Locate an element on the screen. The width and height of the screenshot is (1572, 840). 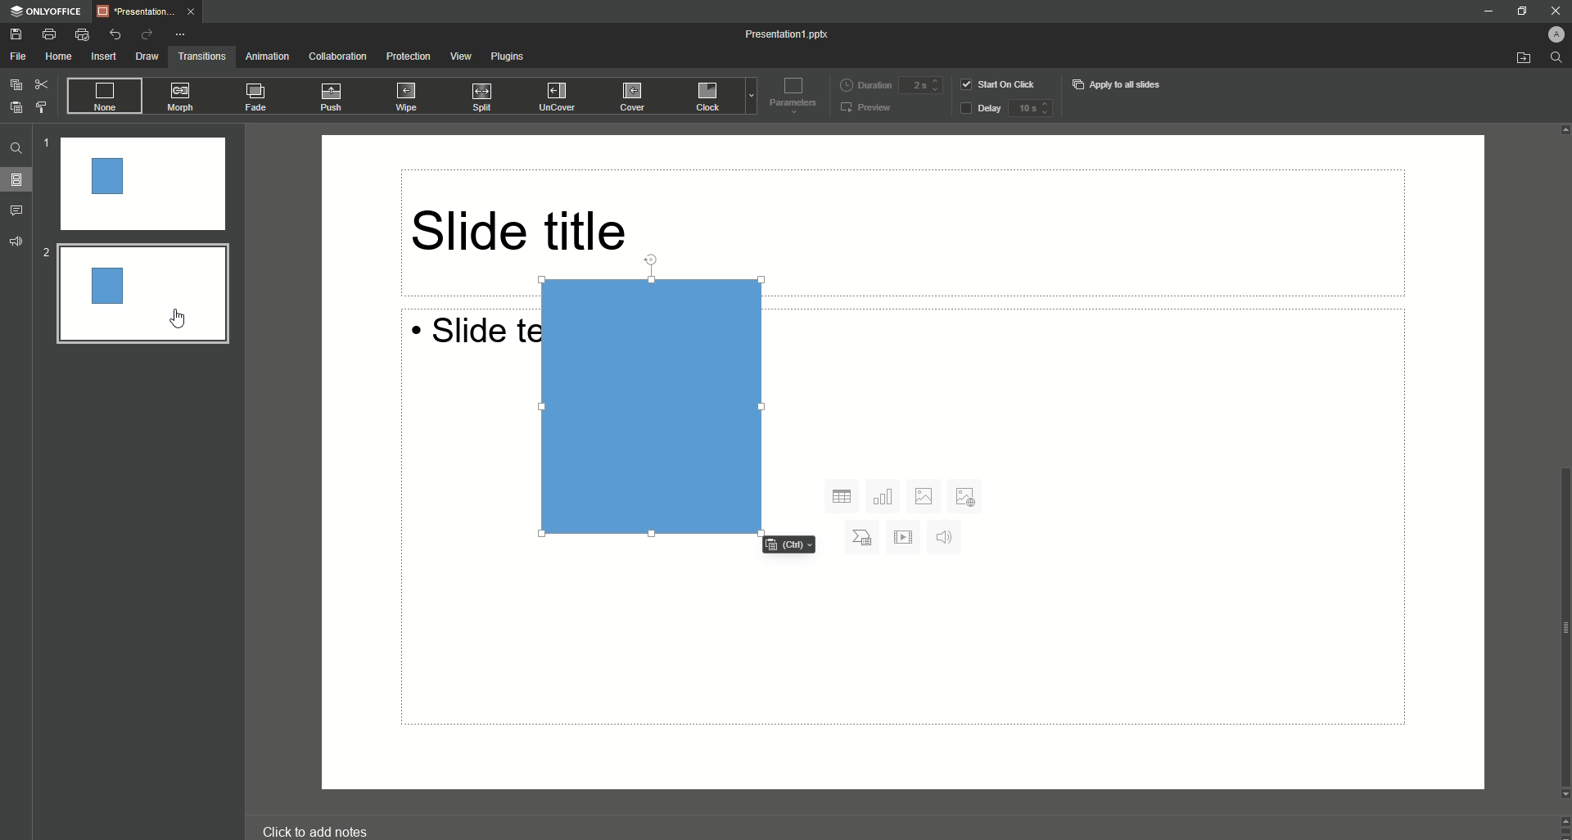
Transitions is located at coordinates (201, 56).